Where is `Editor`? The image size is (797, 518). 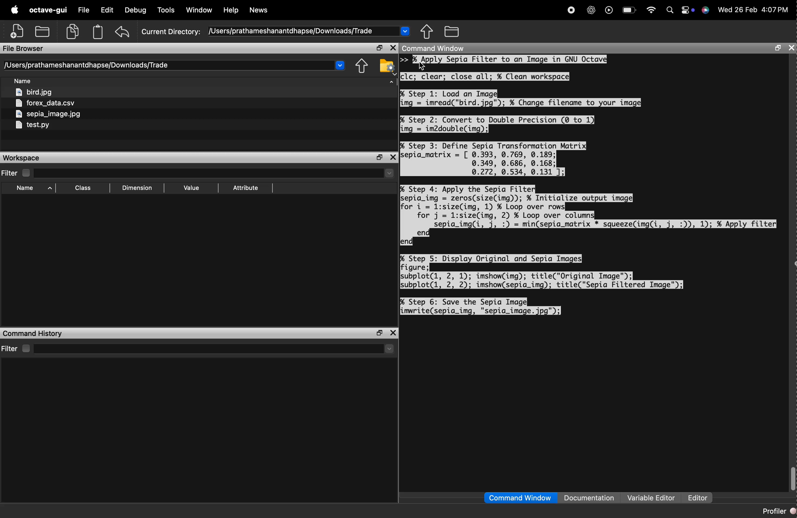
Editor is located at coordinates (699, 497).